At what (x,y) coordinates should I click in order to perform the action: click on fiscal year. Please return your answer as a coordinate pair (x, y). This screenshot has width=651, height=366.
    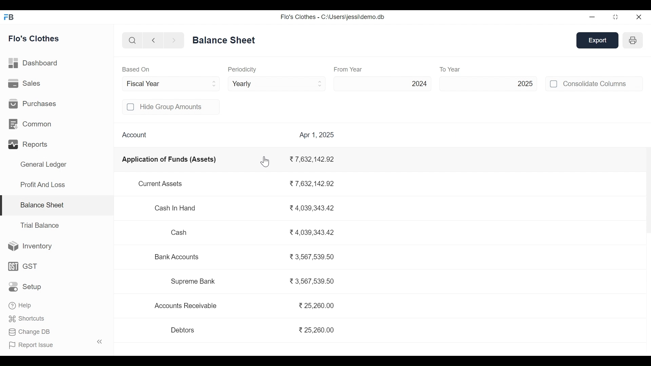
    Looking at the image, I should click on (172, 83).